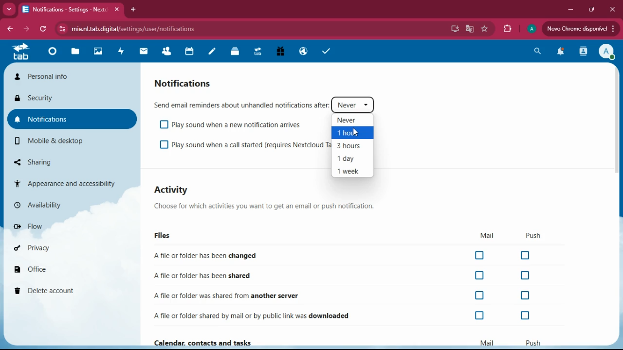  I want to click on off, so click(525, 255).